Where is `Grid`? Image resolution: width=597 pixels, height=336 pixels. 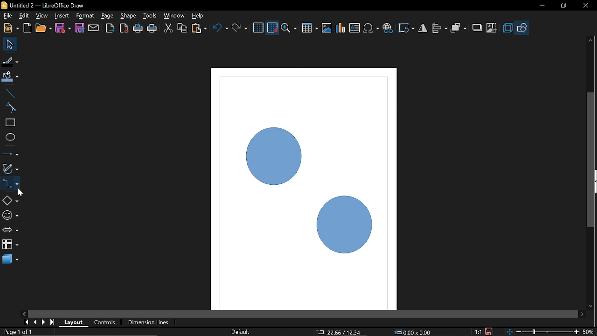 Grid is located at coordinates (258, 28).